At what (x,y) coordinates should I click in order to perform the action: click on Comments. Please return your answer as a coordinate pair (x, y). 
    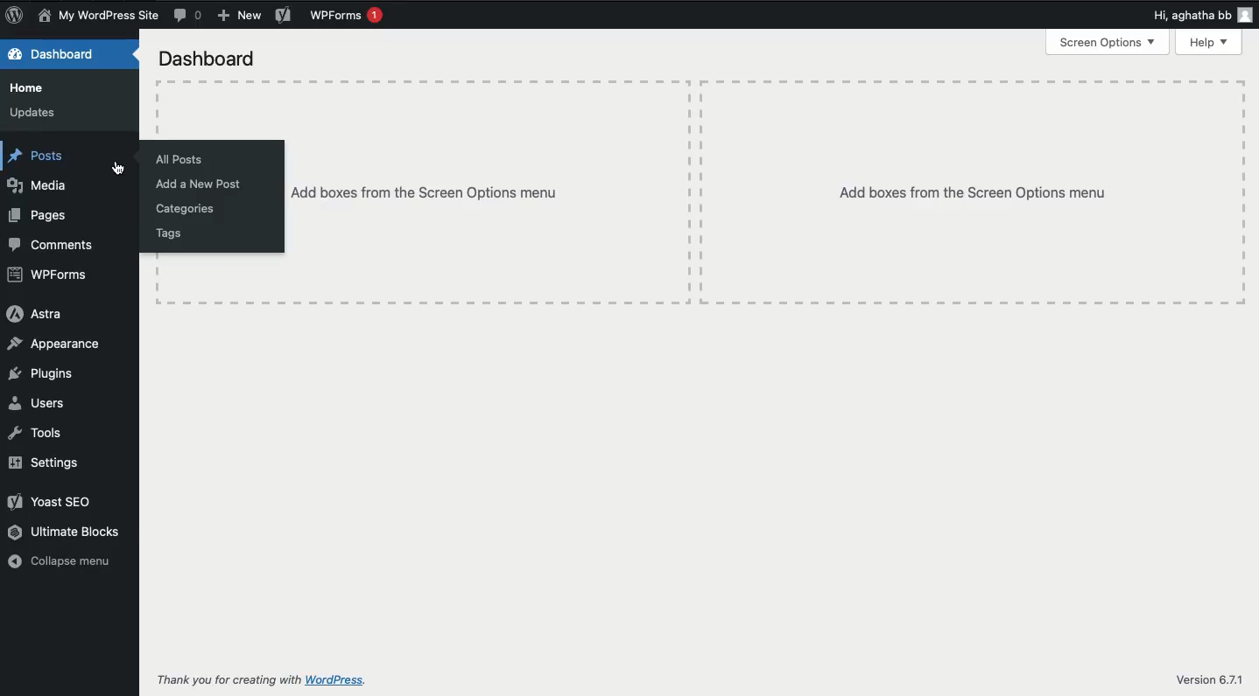
    Looking at the image, I should click on (53, 245).